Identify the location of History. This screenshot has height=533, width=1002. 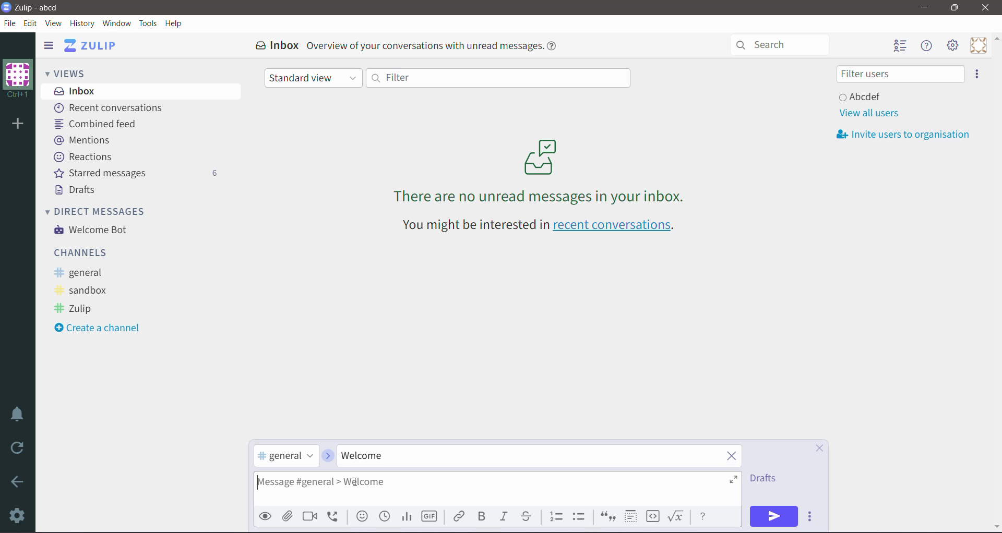
(83, 24).